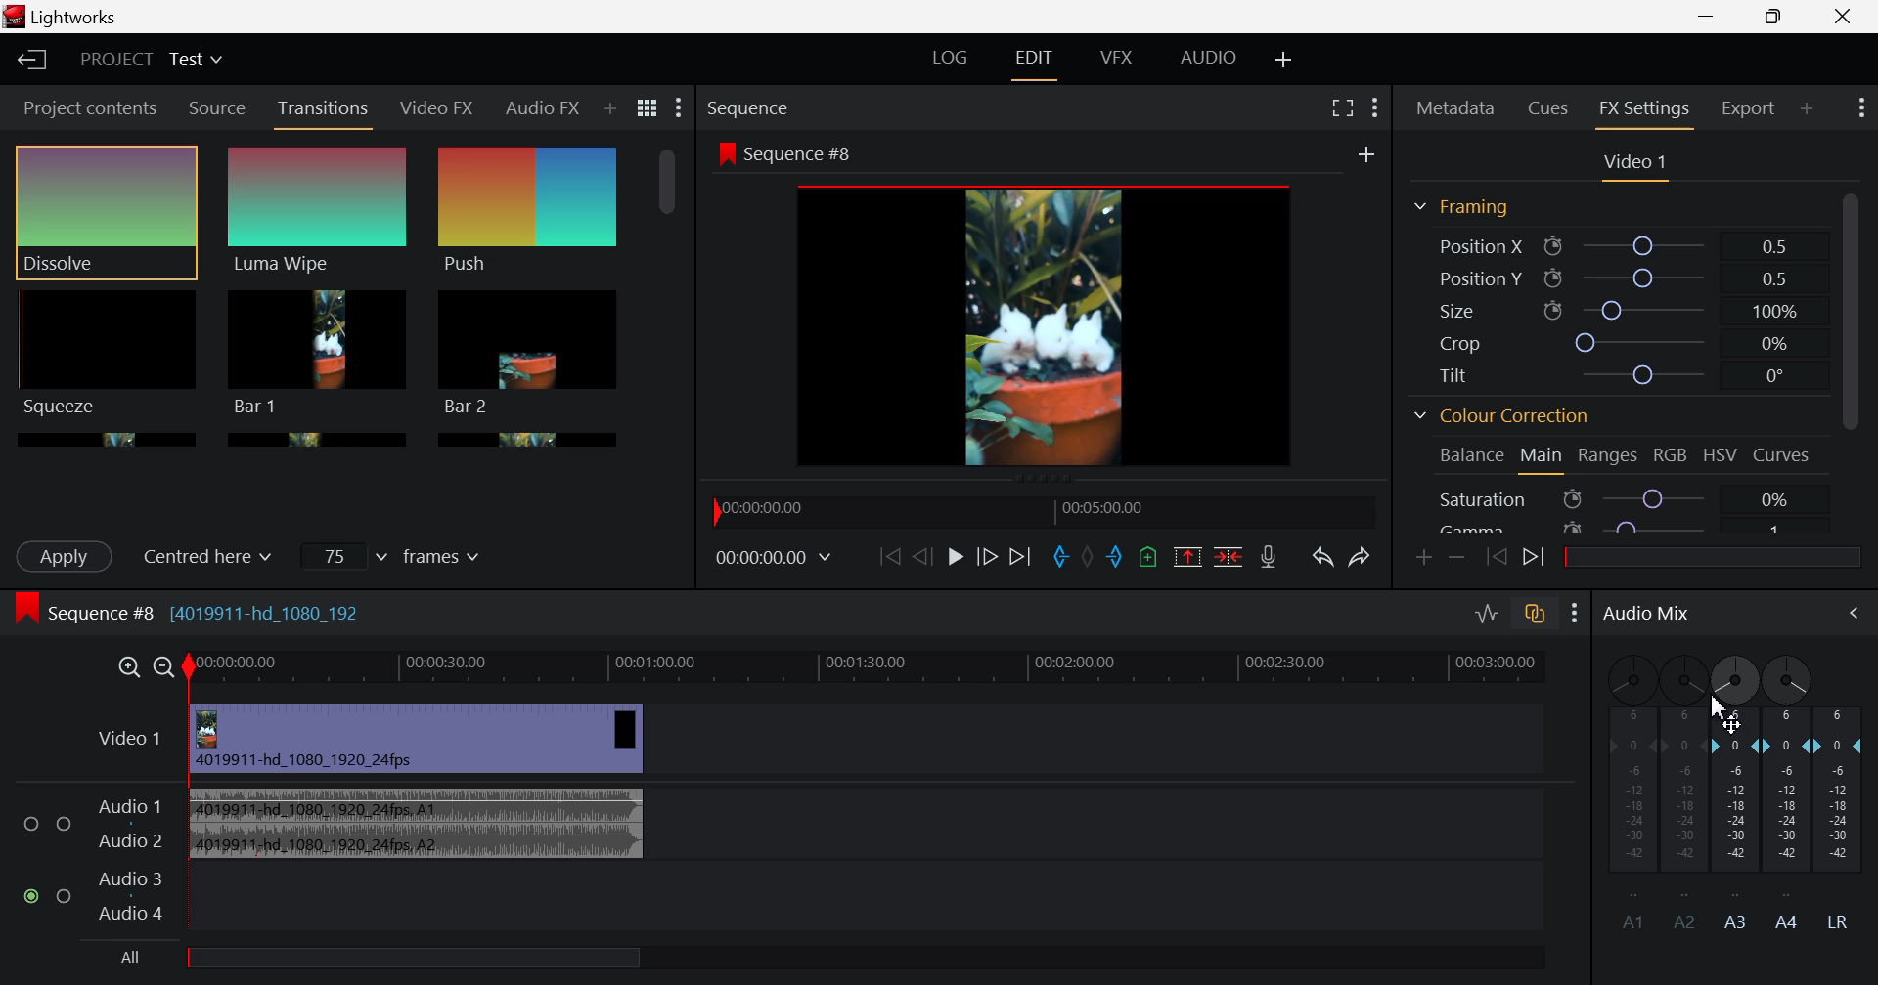 This screenshot has width=1878, height=985. Describe the element at coordinates (1213, 61) in the screenshot. I see `AUDIO Layout` at that location.